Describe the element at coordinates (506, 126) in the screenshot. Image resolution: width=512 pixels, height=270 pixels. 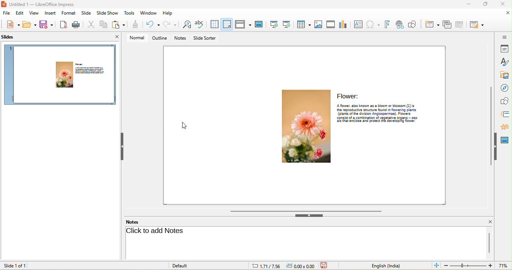
I see `animation` at that location.